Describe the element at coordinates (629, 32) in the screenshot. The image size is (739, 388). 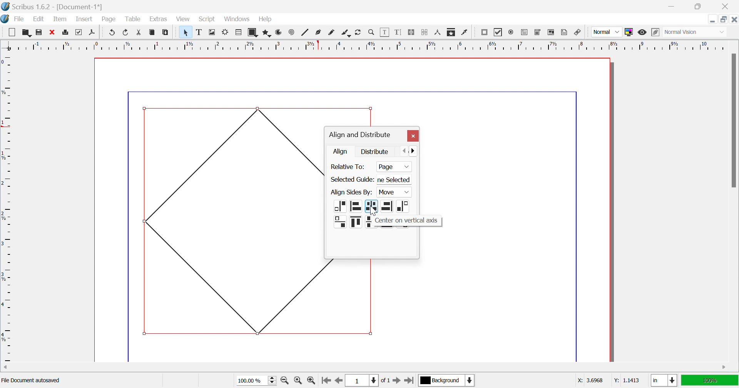
I see `Toggle Color Management System` at that location.